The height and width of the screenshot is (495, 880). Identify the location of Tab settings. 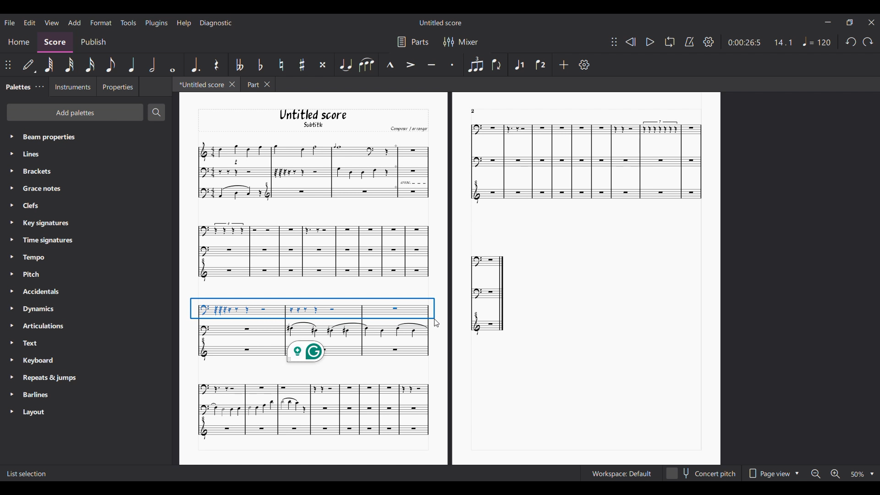
(39, 87).